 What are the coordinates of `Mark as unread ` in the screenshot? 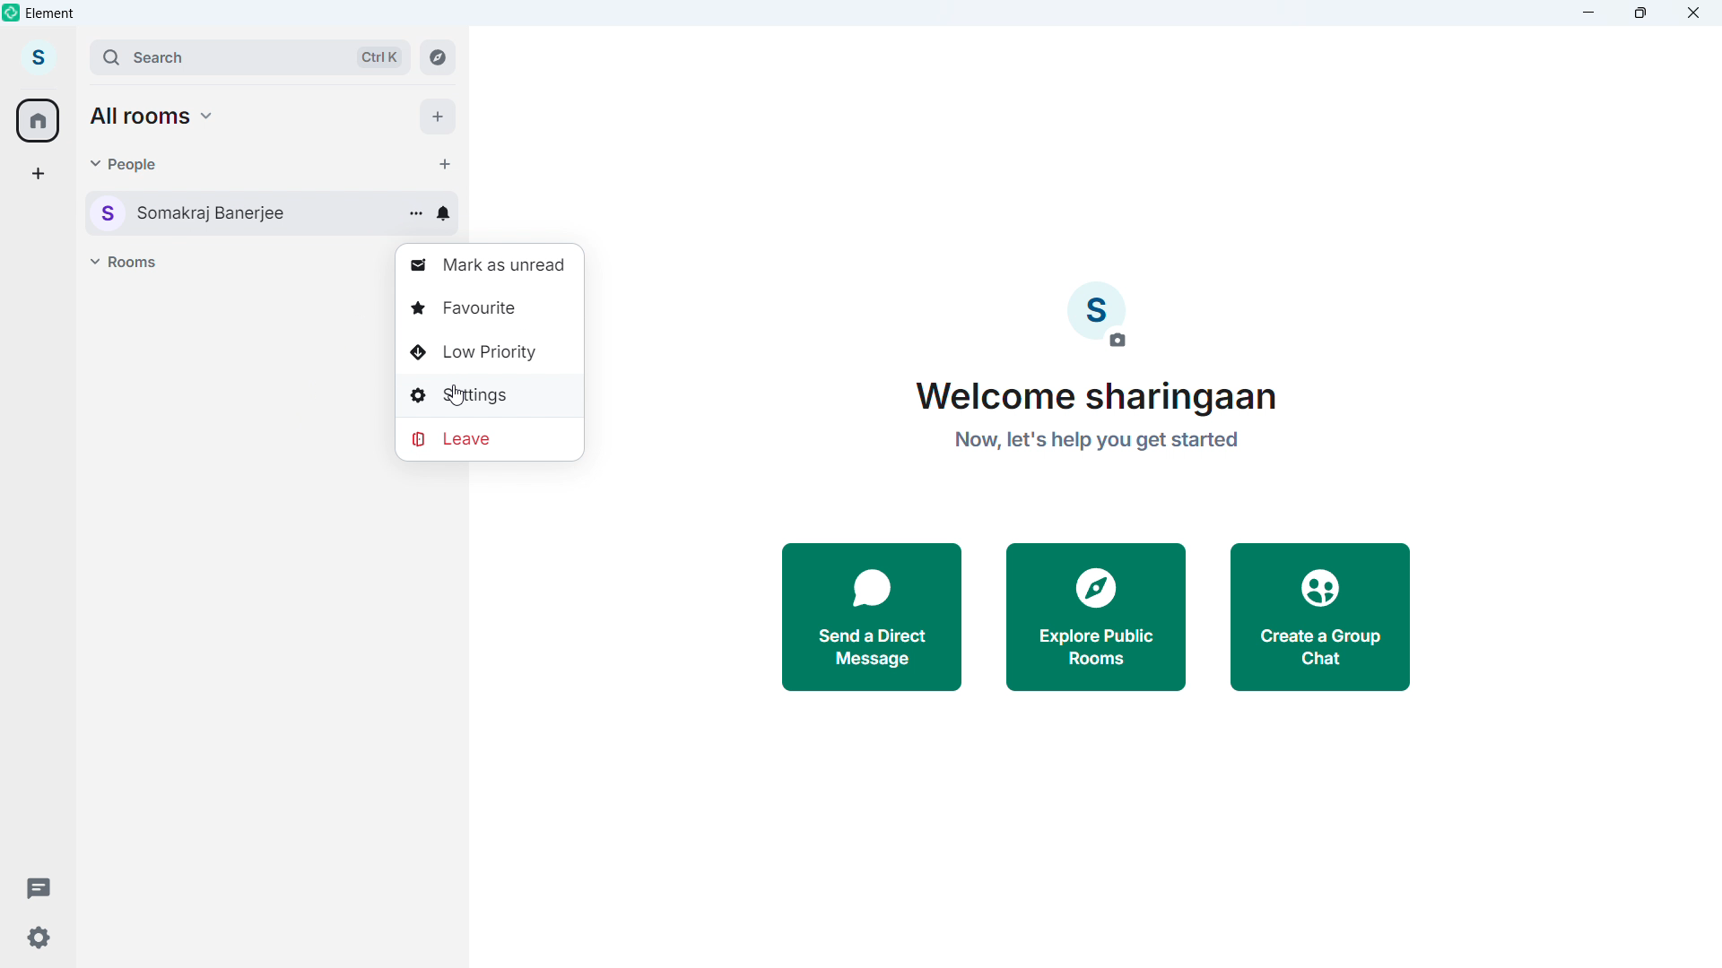 It's located at (485, 263).